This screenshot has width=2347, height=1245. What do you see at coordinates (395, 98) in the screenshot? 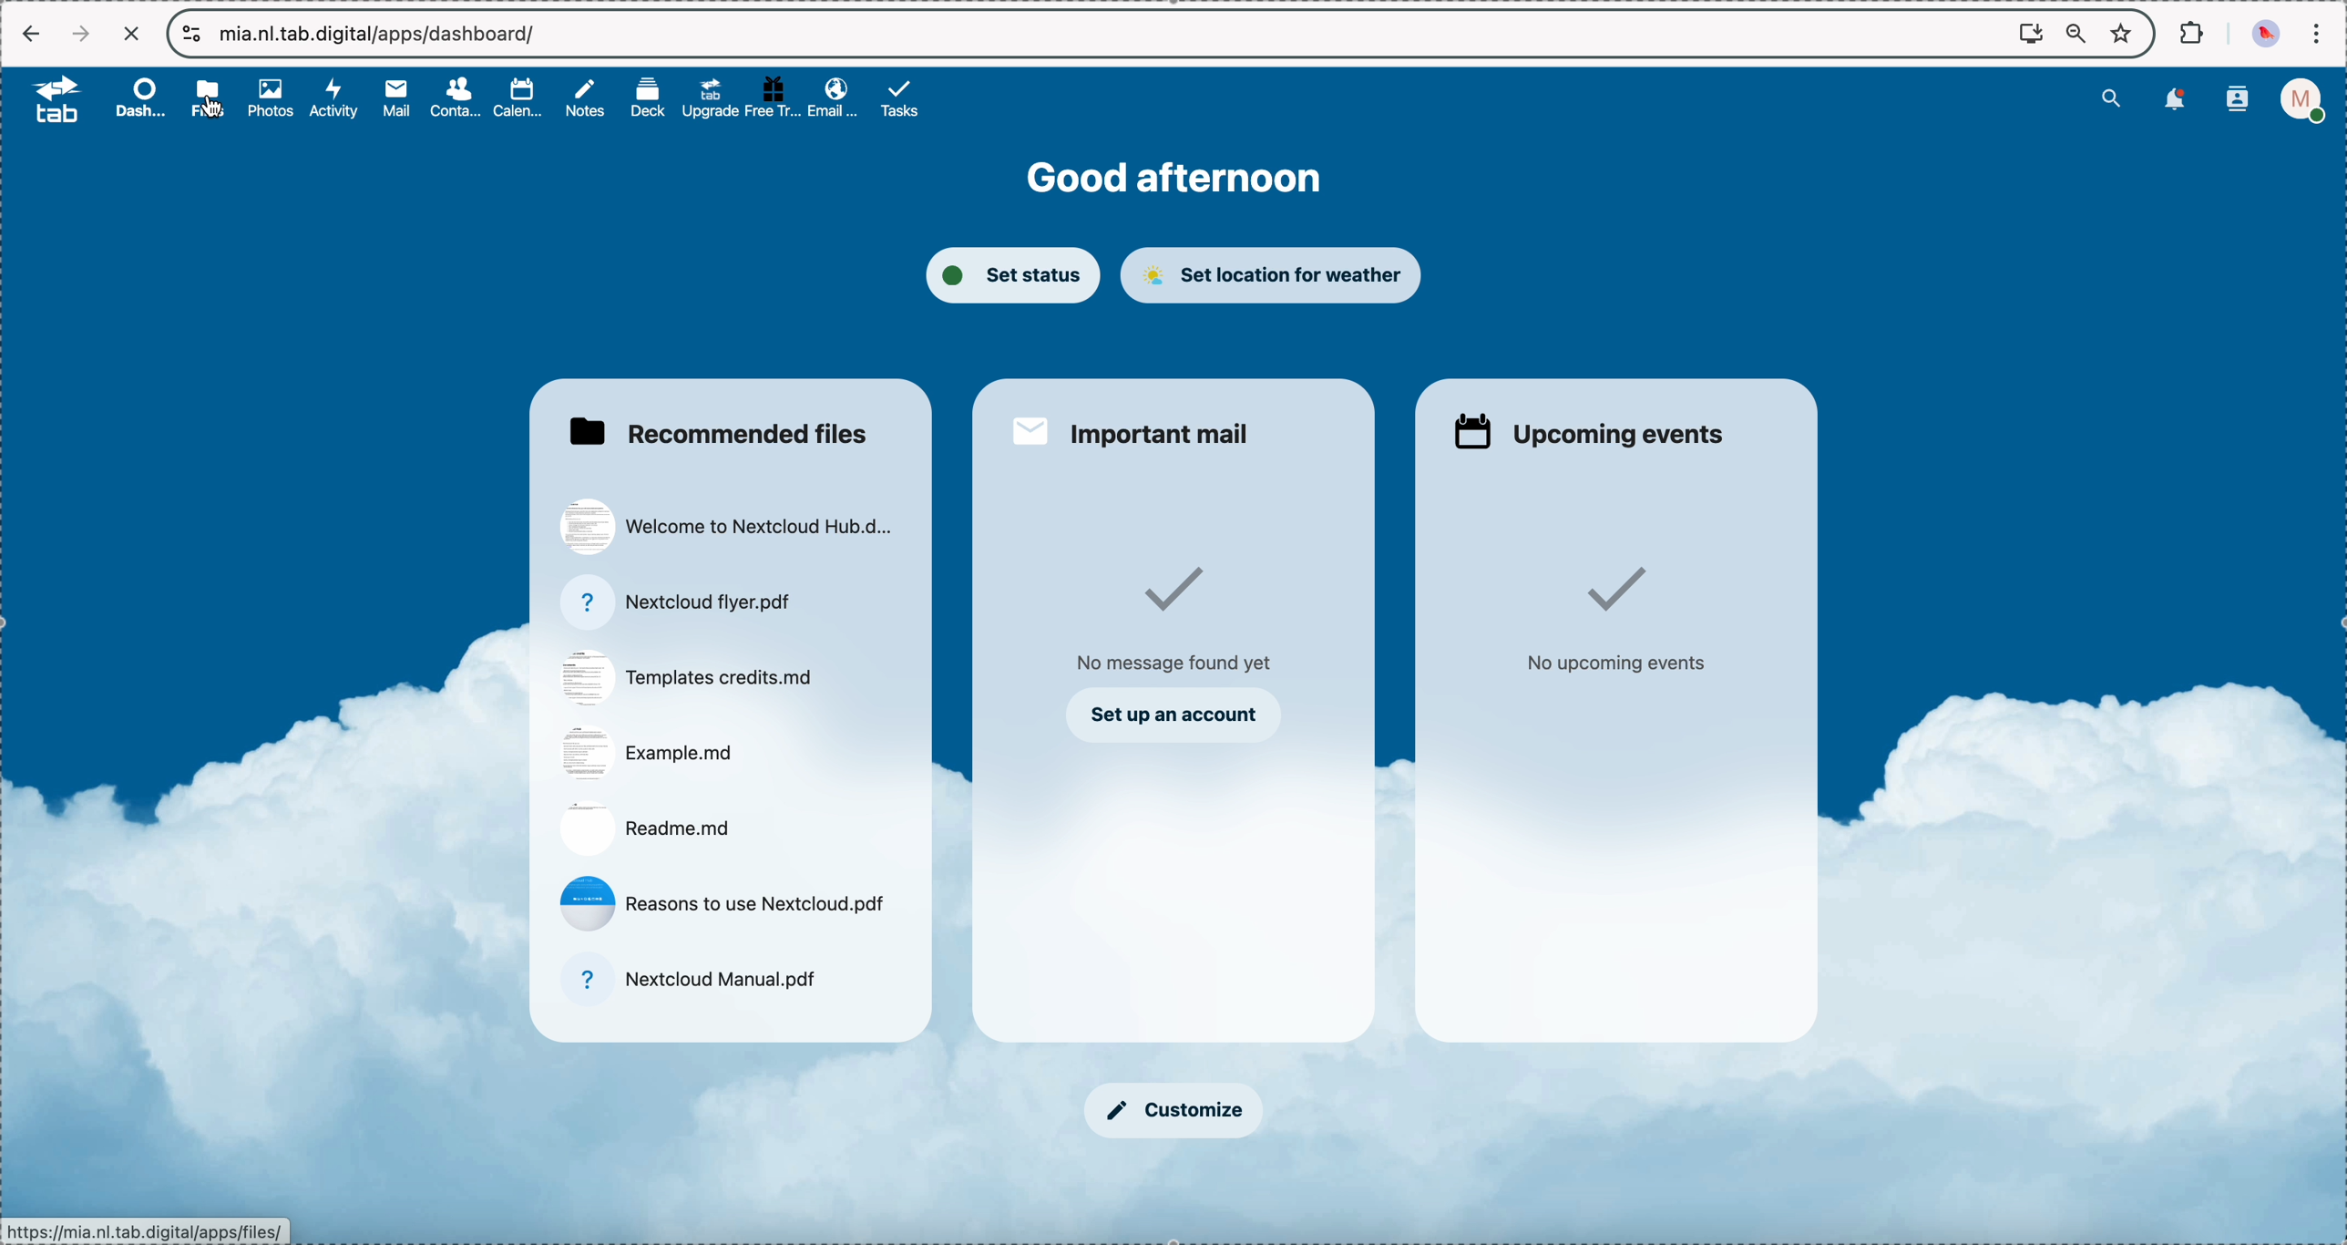
I see `mail` at bounding box center [395, 98].